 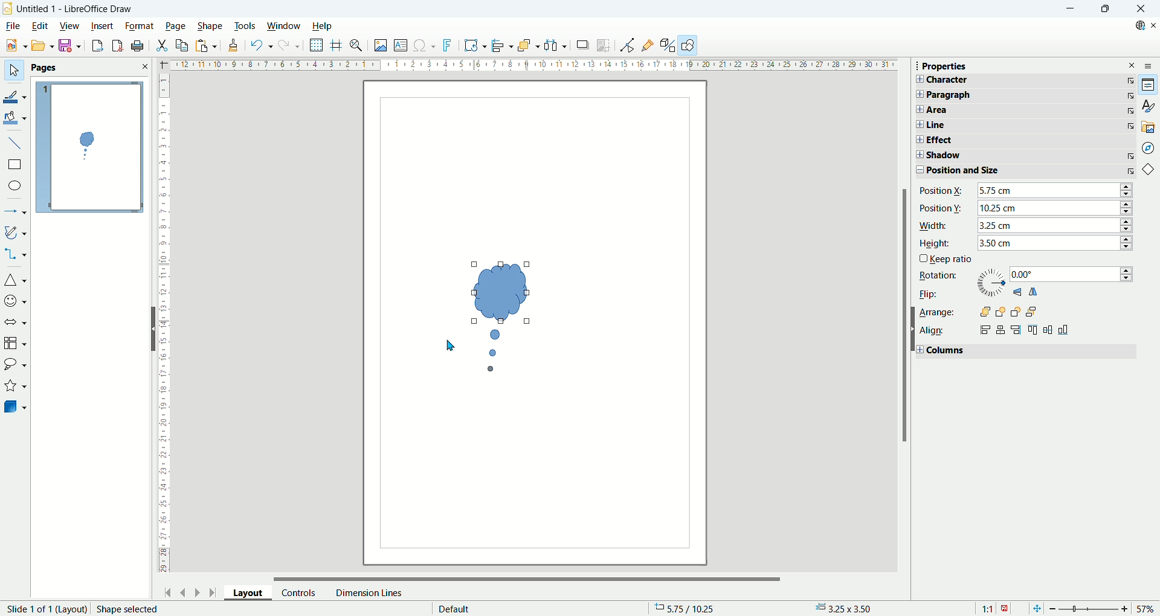 What do you see at coordinates (917, 140) in the screenshot?
I see `Expand` at bounding box center [917, 140].